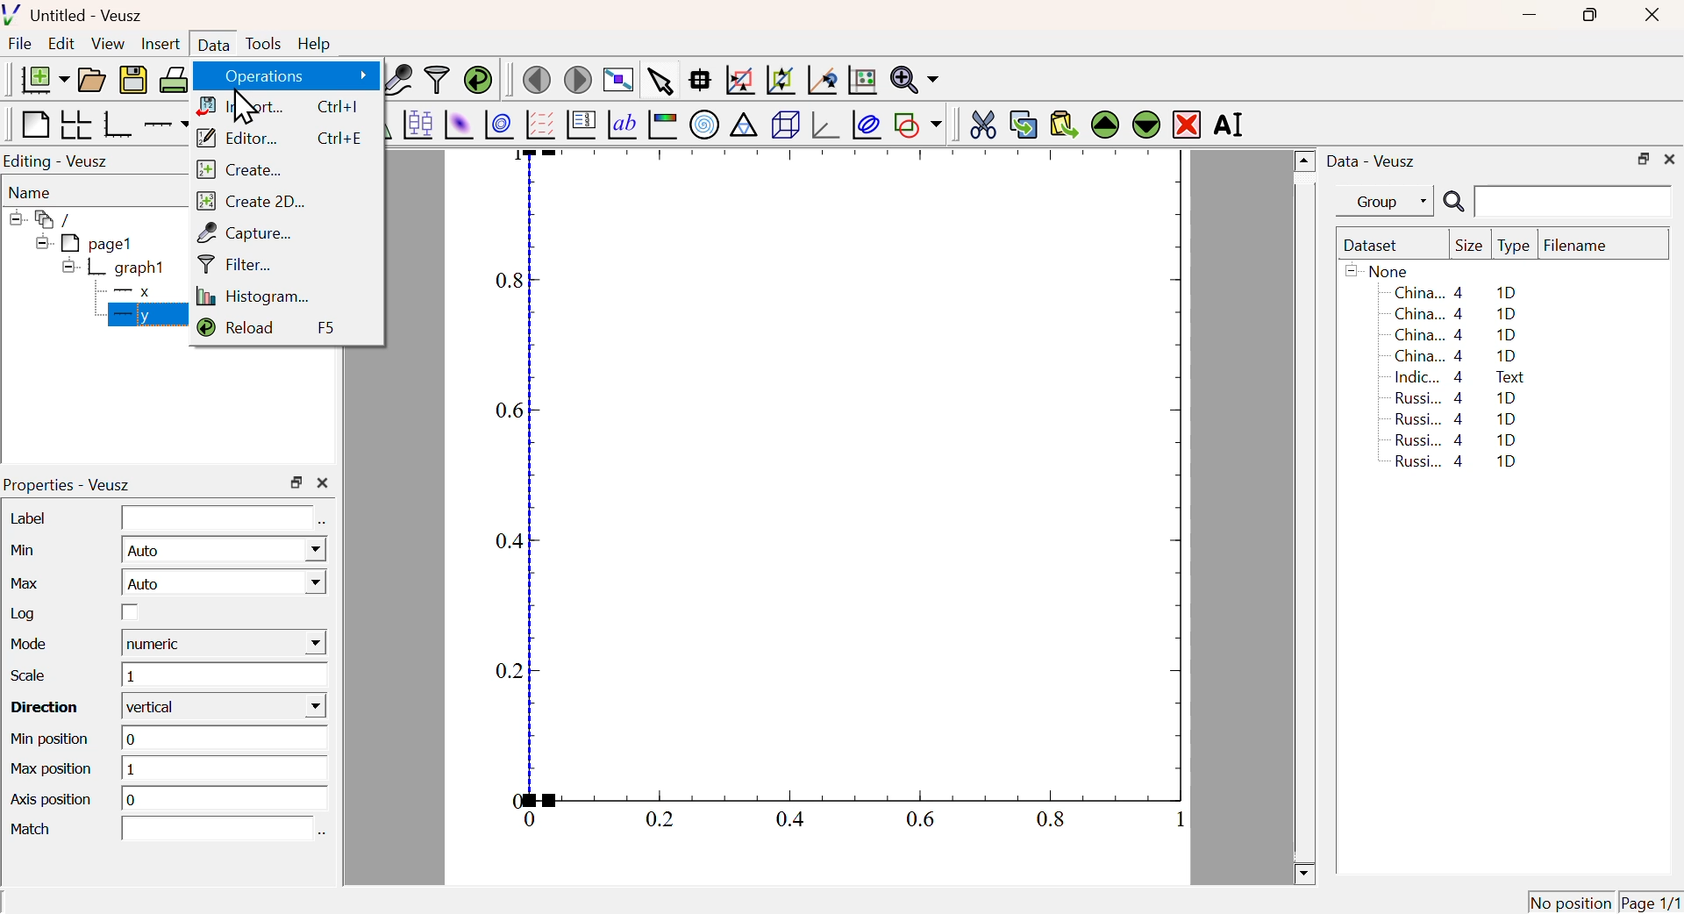 Image resolution: width=1684 pixels, height=914 pixels. What do you see at coordinates (1452, 439) in the screenshot?
I see `Russi... 4 1D` at bounding box center [1452, 439].